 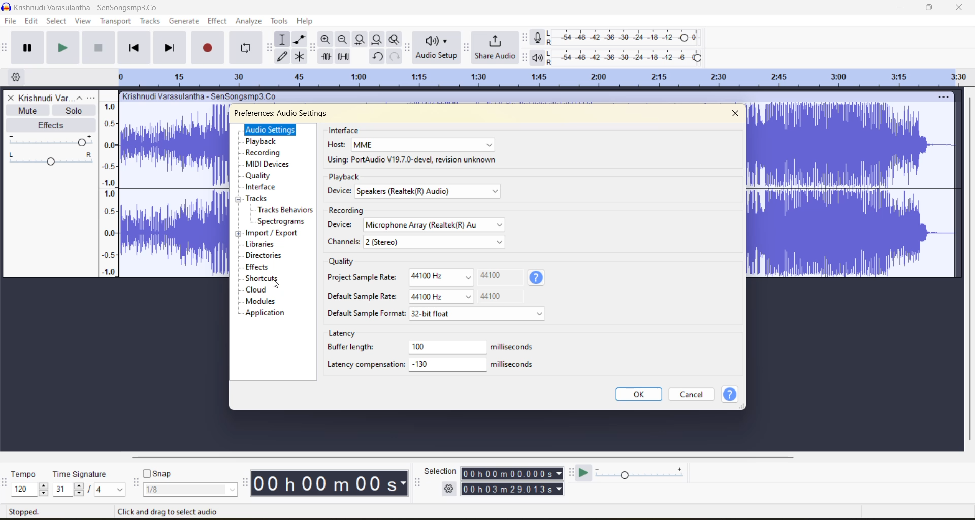 I want to click on quality, so click(x=343, y=263).